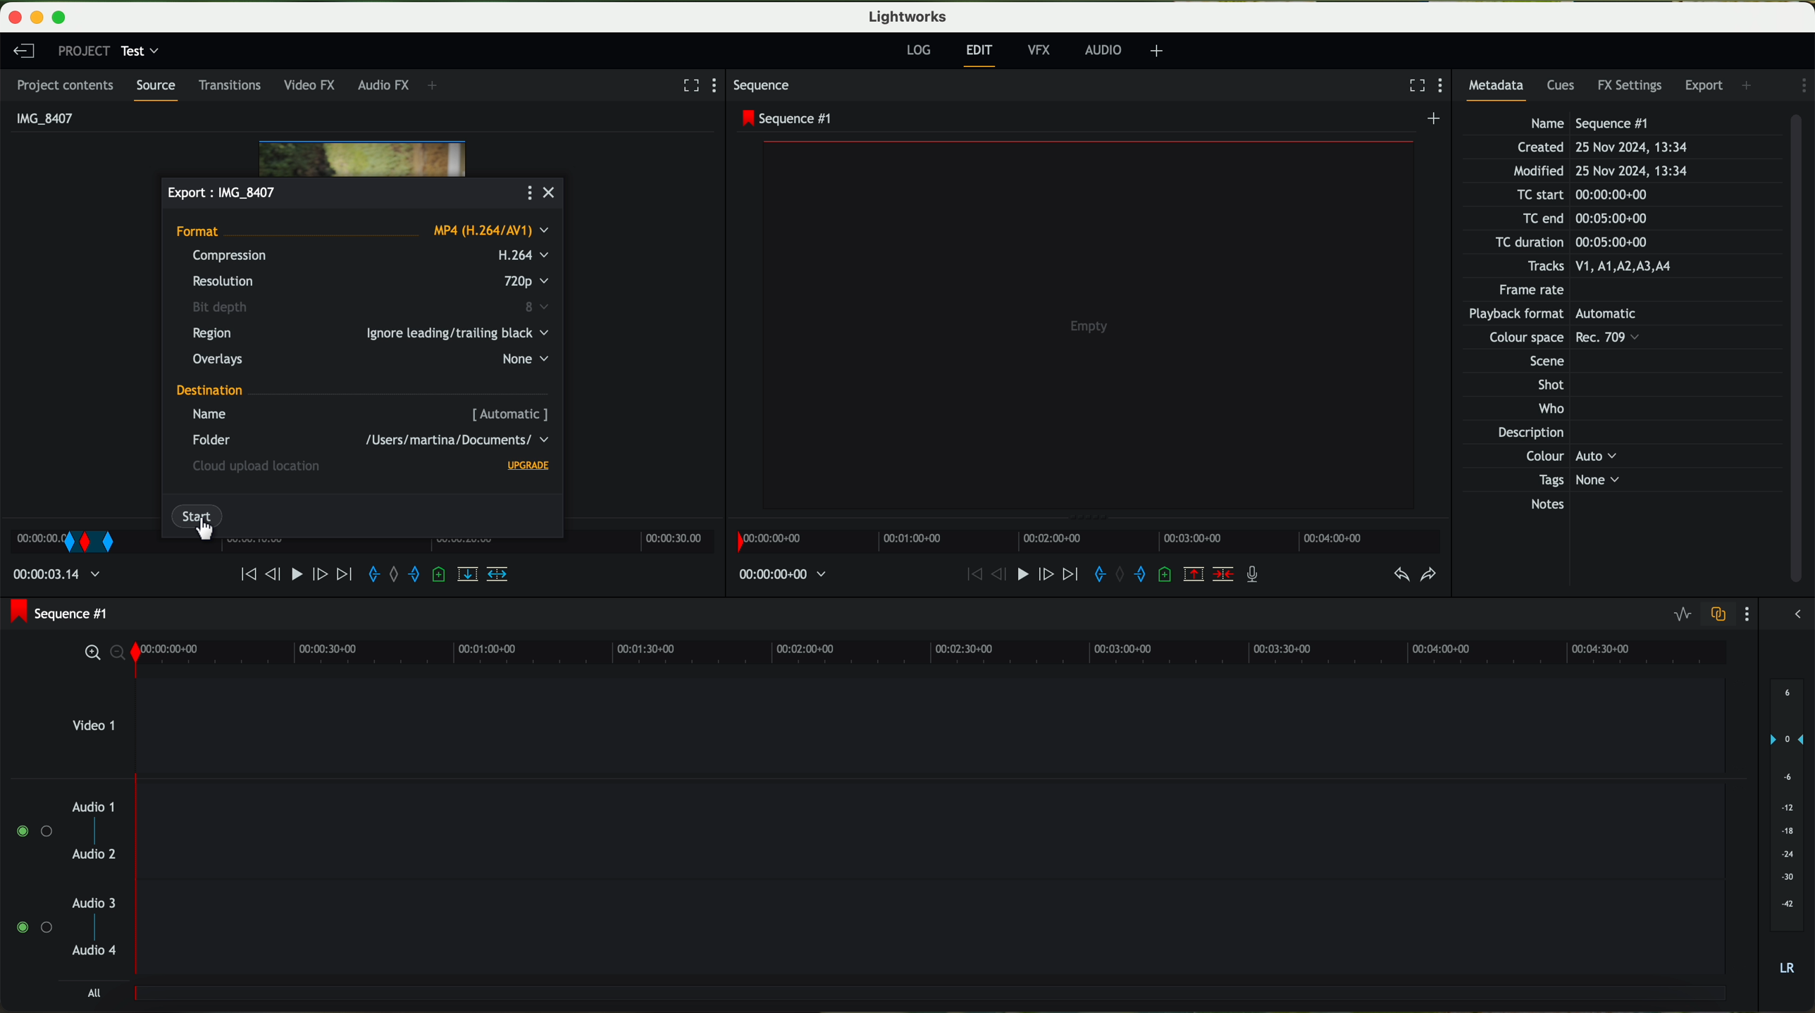 This screenshot has height=1013, width=1815. I want to click on show settings menu, so click(1444, 87).